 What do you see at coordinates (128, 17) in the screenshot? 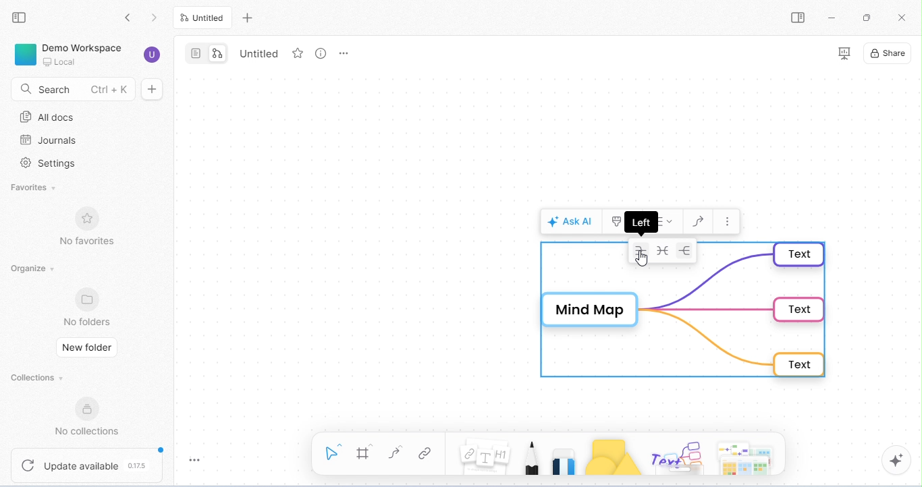
I see `go back` at bounding box center [128, 17].